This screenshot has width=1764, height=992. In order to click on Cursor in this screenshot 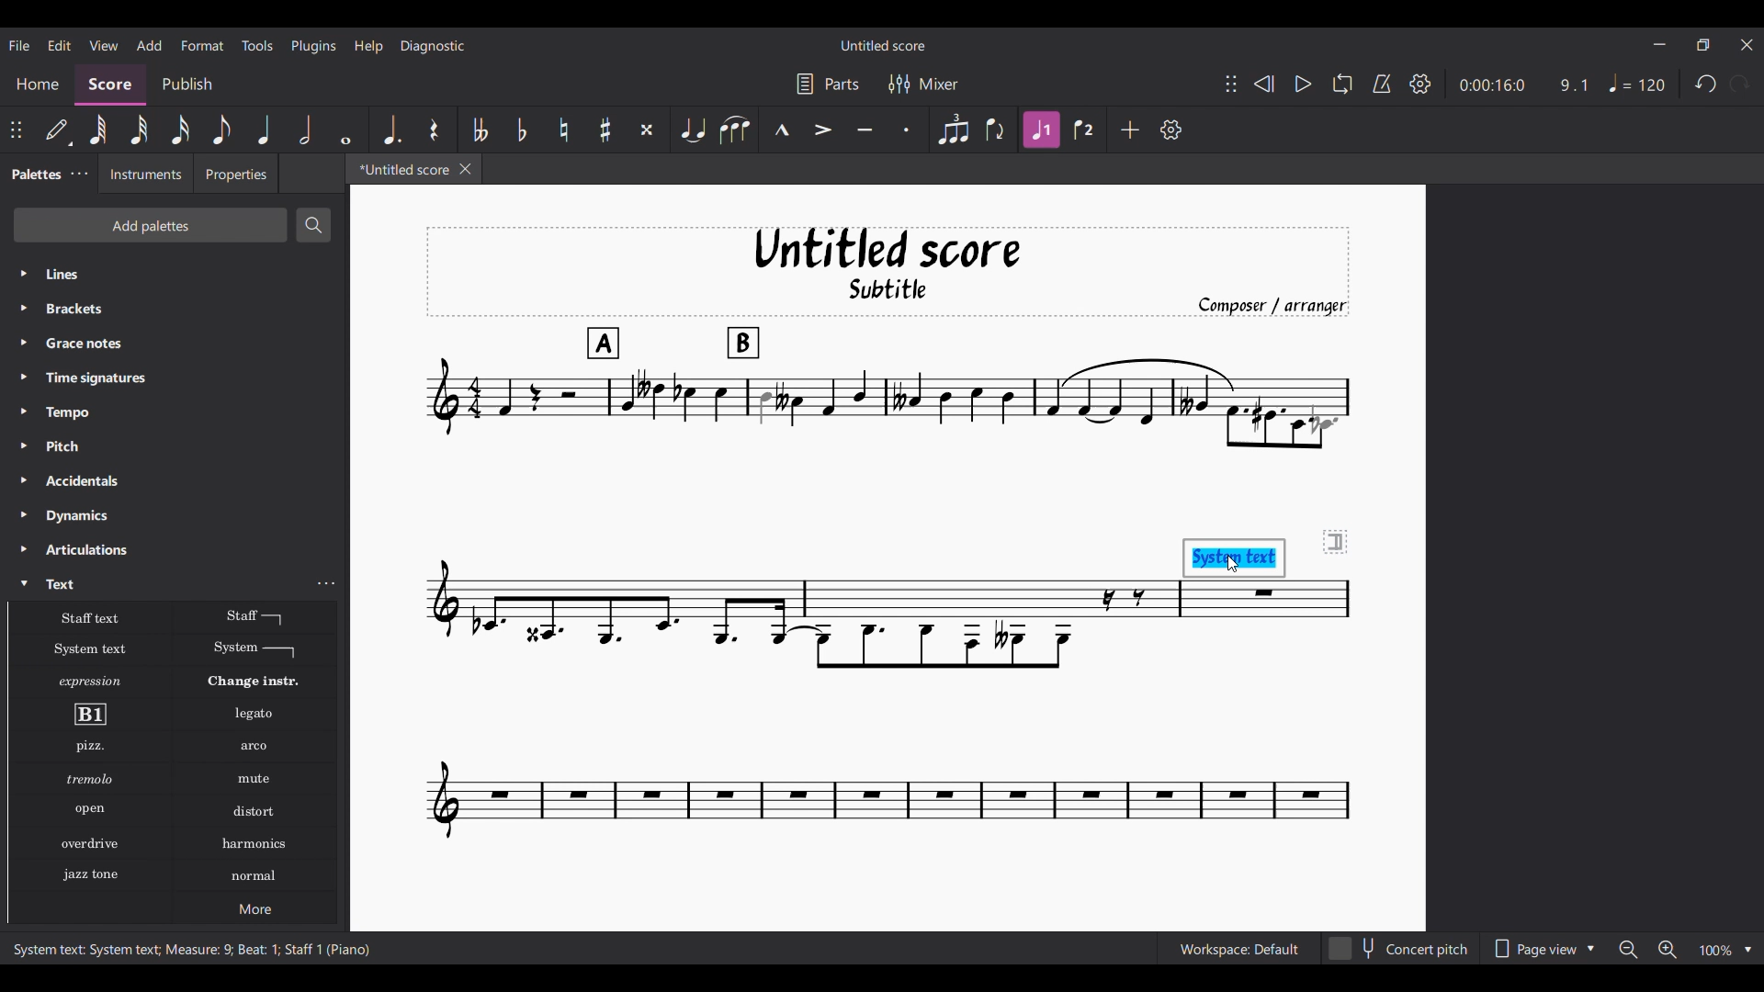, I will do `click(1233, 564)`.